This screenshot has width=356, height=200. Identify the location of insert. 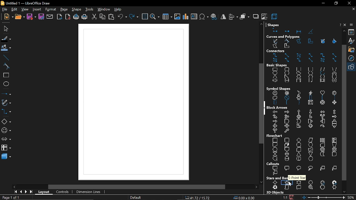
(36, 9).